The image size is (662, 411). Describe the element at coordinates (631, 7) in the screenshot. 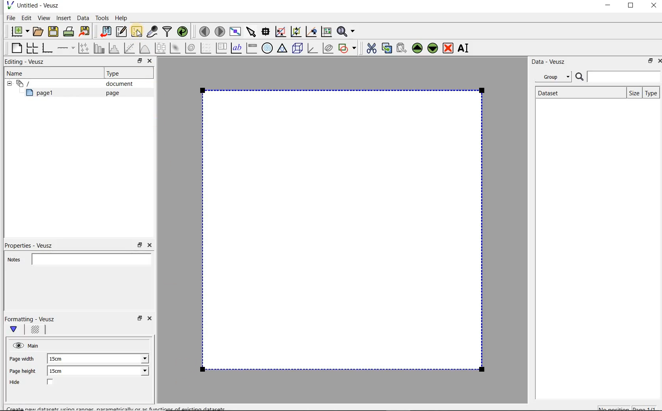

I see `maximize` at that location.